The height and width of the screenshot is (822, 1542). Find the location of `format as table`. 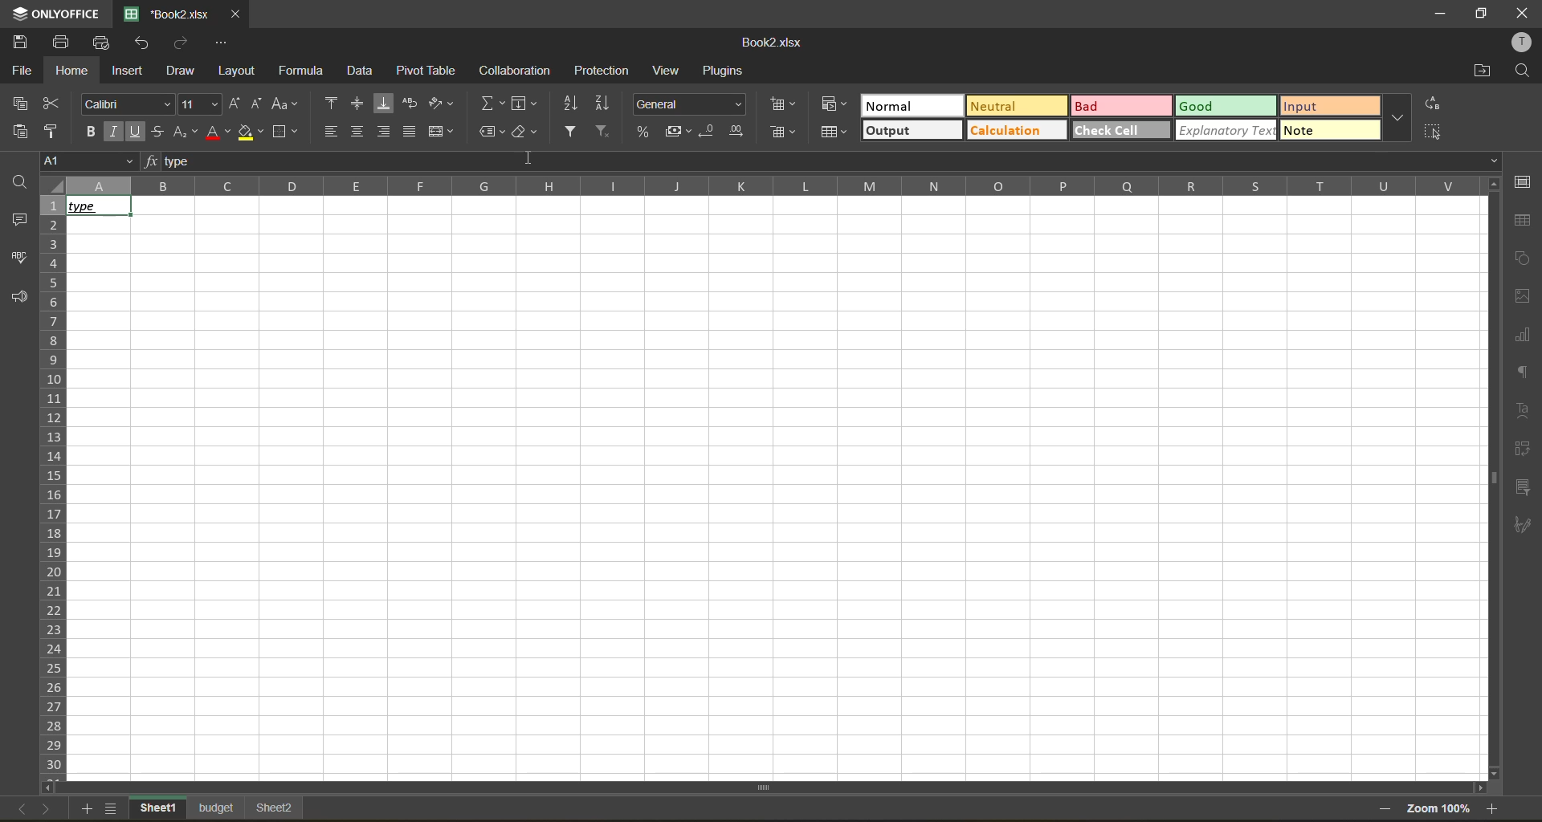

format as table is located at coordinates (835, 133).